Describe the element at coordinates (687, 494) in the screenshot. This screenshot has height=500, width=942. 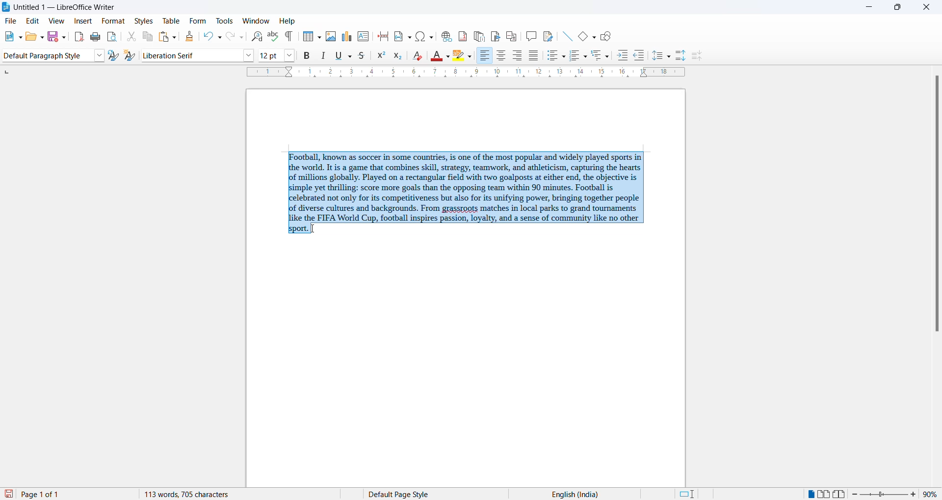
I see `standard selection` at that location.